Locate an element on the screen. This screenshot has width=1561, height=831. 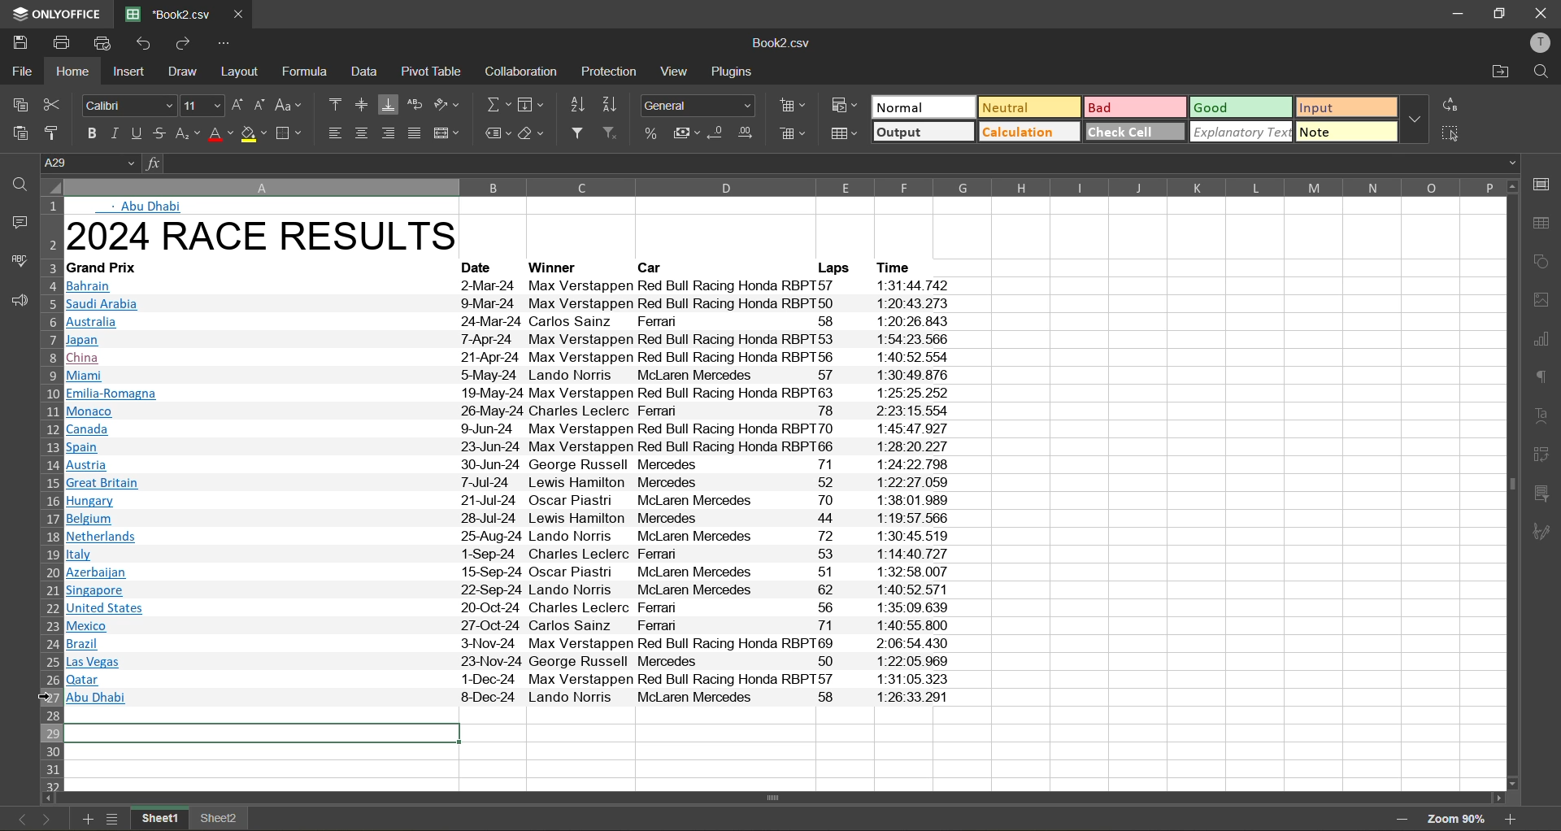
call settings is located at coordinates (1542, 184).